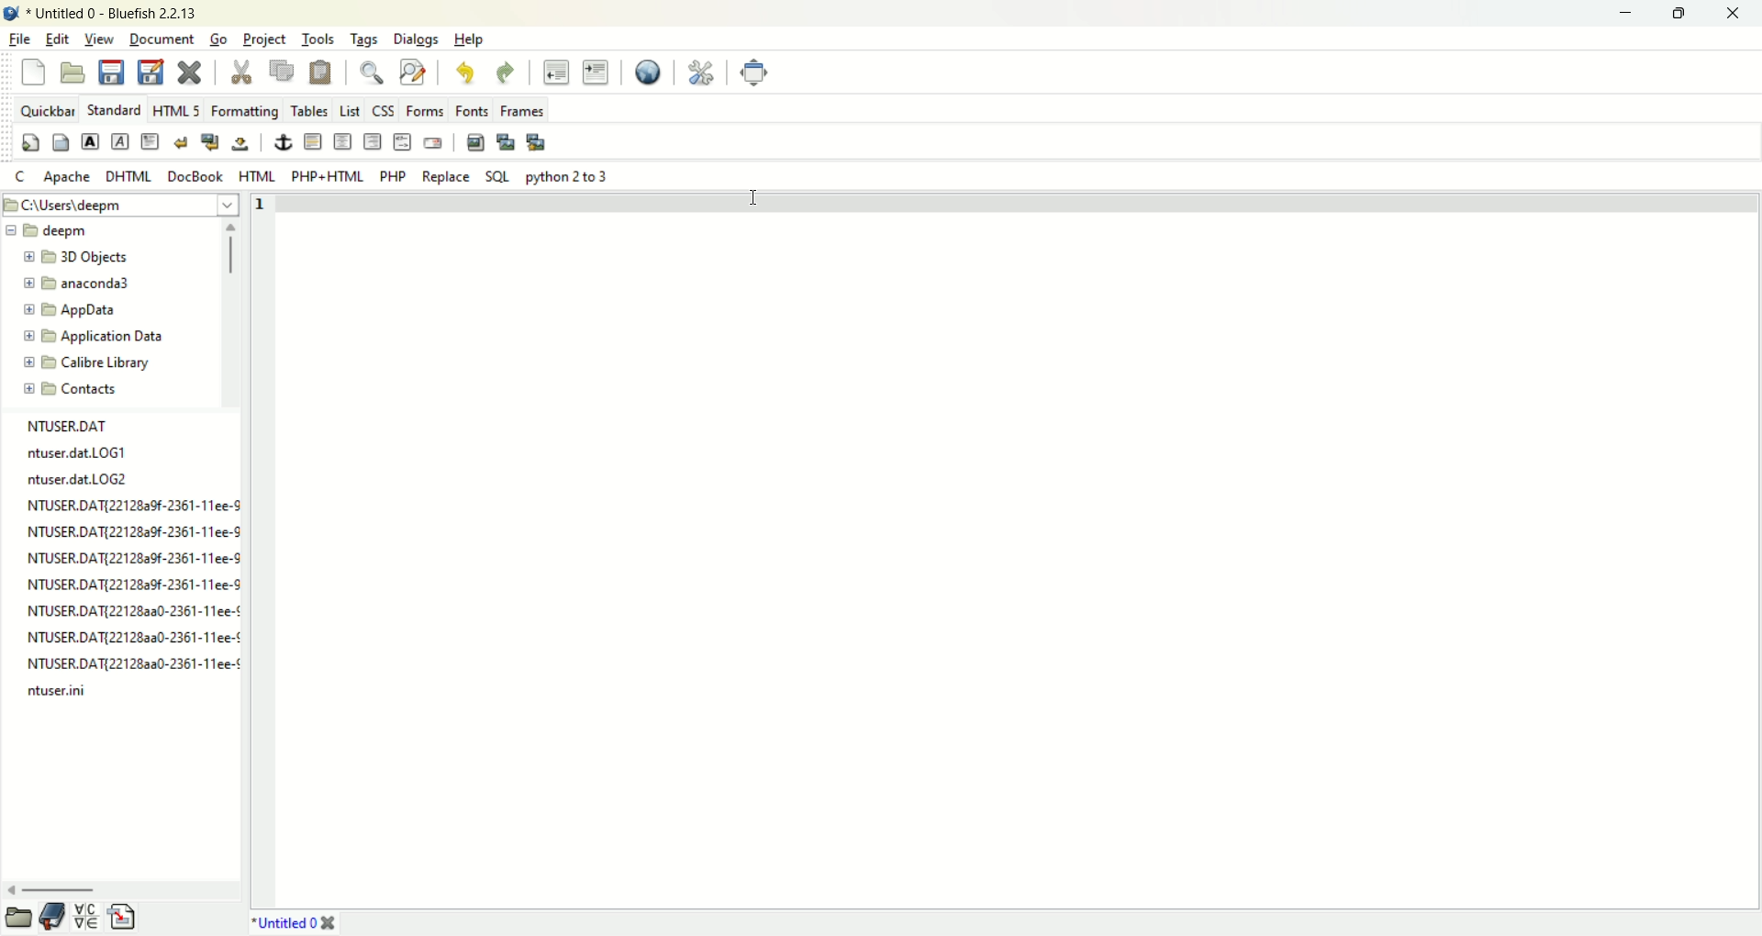  What do you see at coordinates (121, 140) in the screenshot?
I see `emphasis` at bounding box center [121, 140].